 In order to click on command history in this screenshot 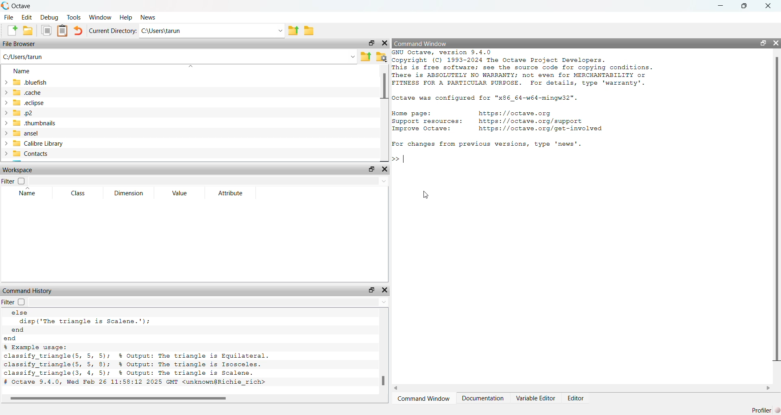, I will do `click(28, 290)`.